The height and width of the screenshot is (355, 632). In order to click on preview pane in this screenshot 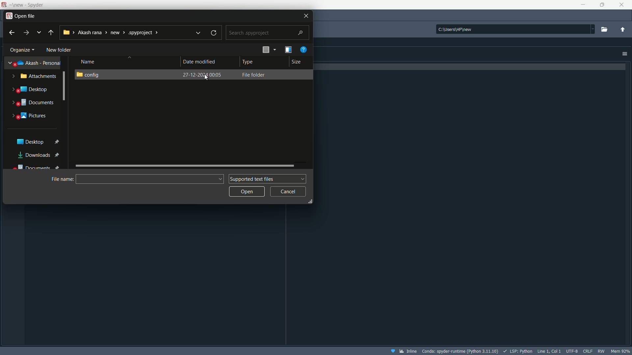, I will do `click(289, 50)`.